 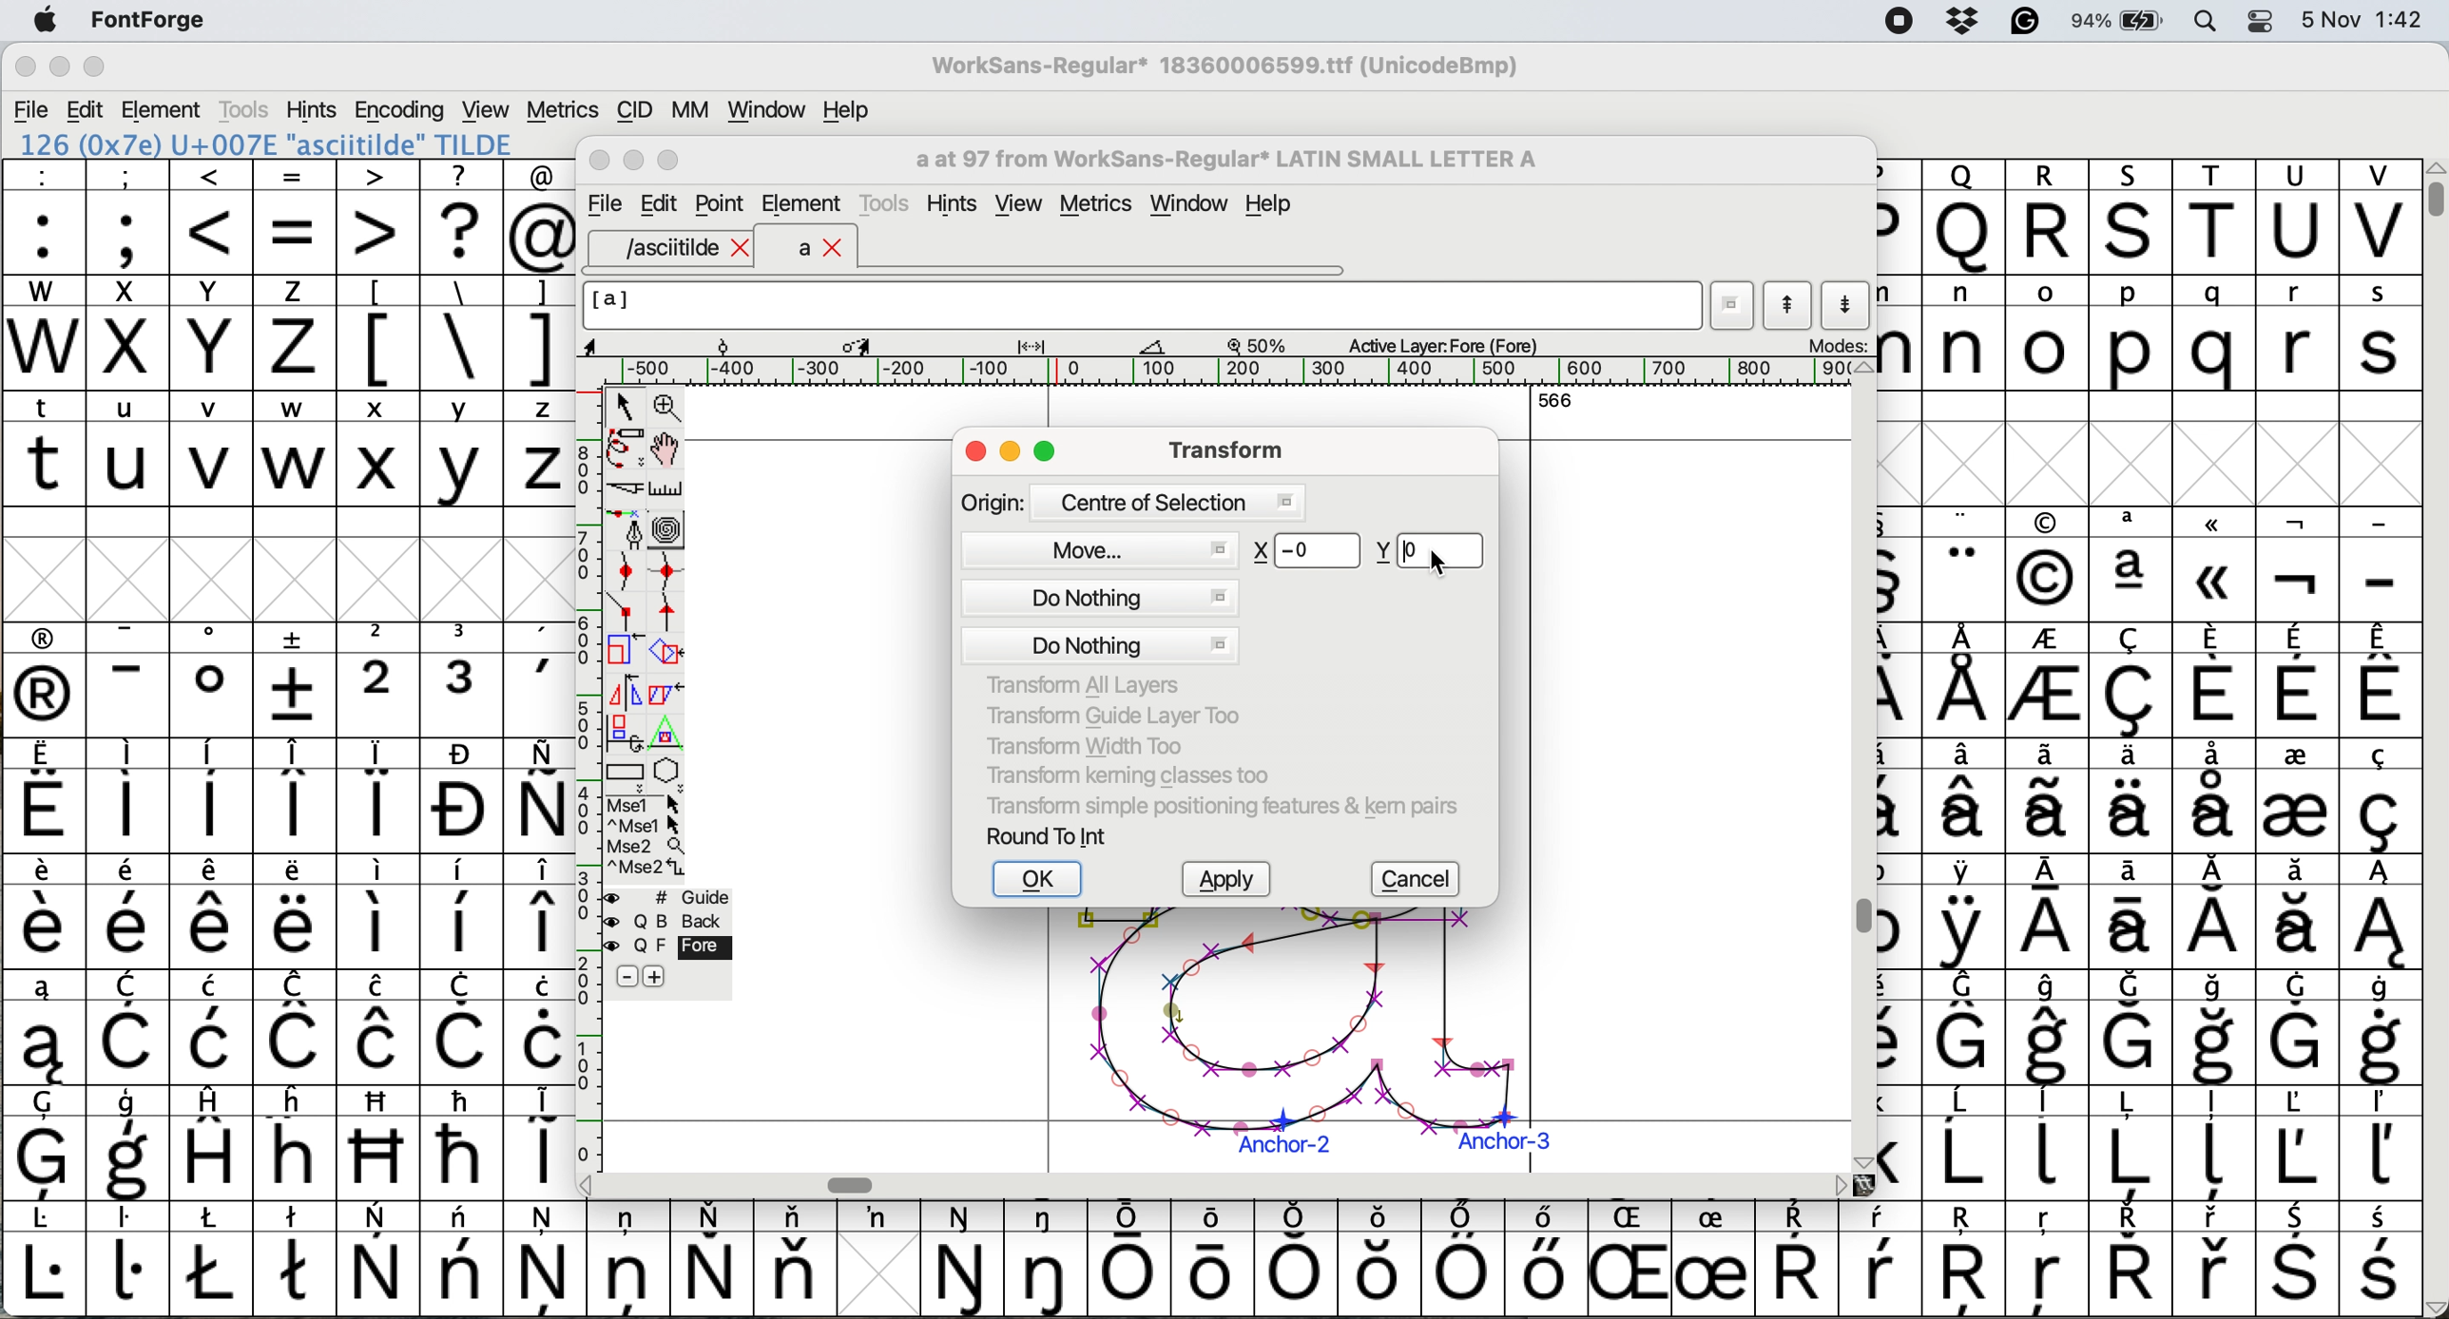 I want to click on transform simple positioning features and kern pairs, so click(x=1218, y=810).